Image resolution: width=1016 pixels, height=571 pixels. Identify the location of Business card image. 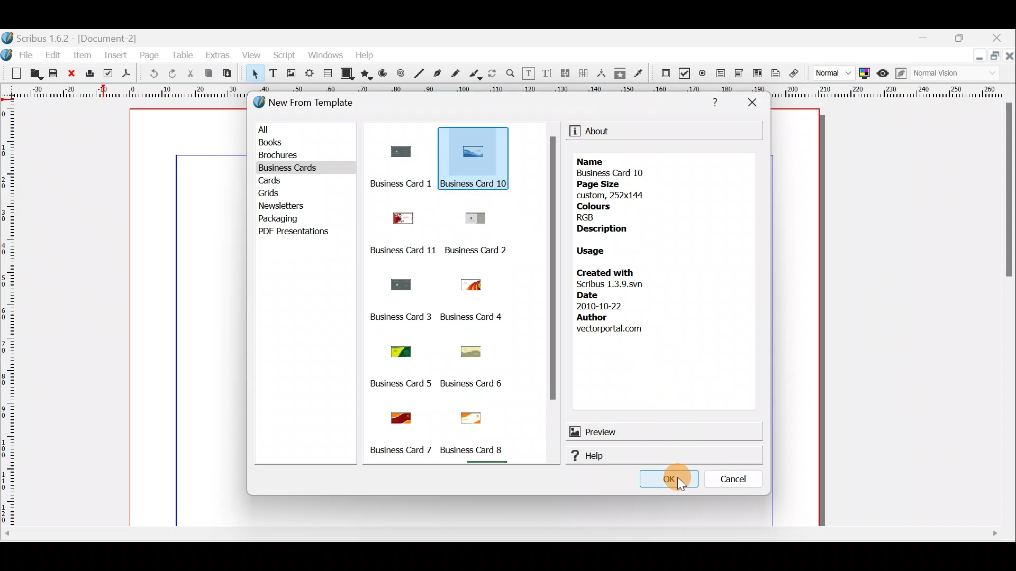
(463, 351).